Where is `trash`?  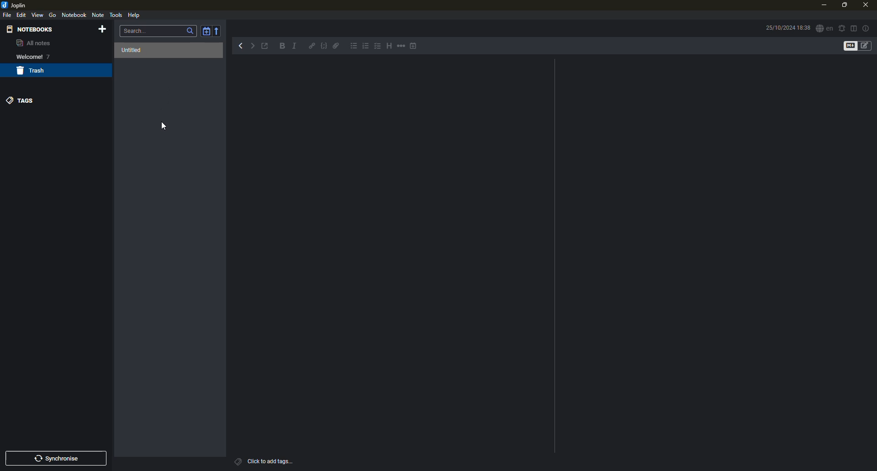
trash is located at coordinates (33, 71).